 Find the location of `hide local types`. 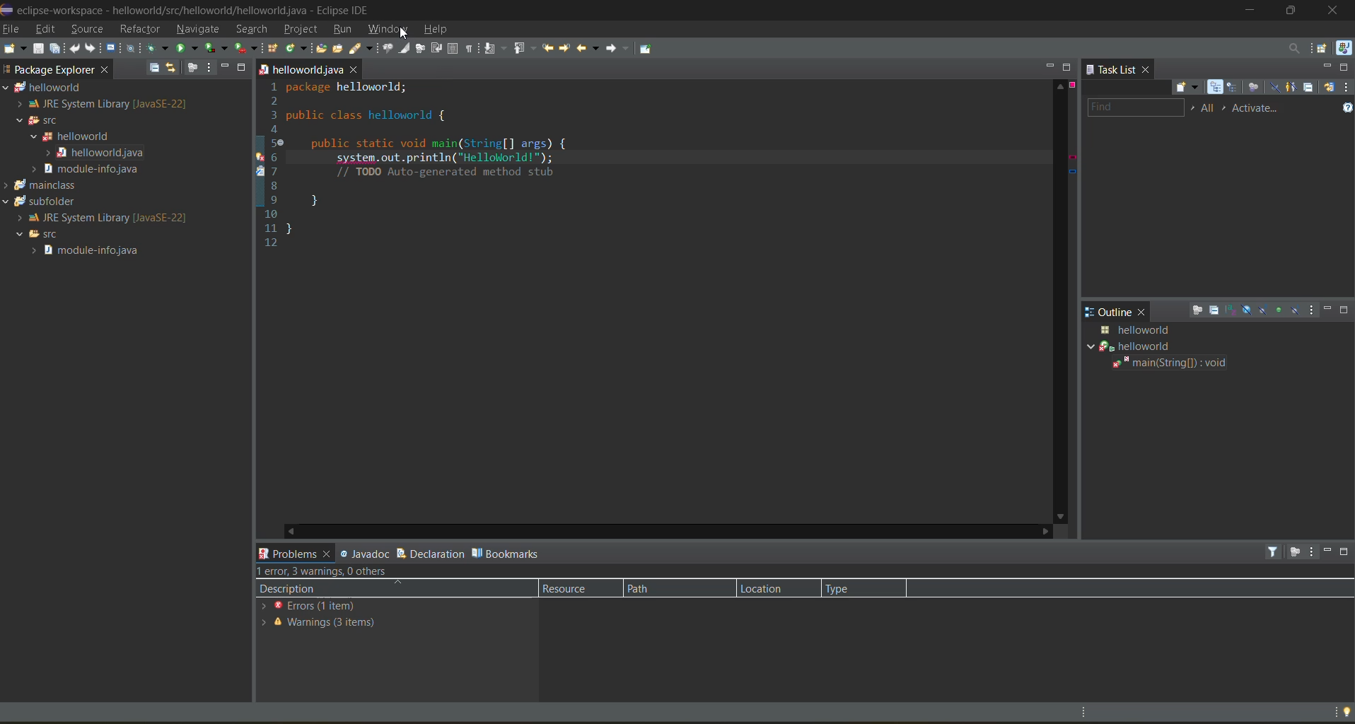

hide local types is located at coordinates (1296, 309).